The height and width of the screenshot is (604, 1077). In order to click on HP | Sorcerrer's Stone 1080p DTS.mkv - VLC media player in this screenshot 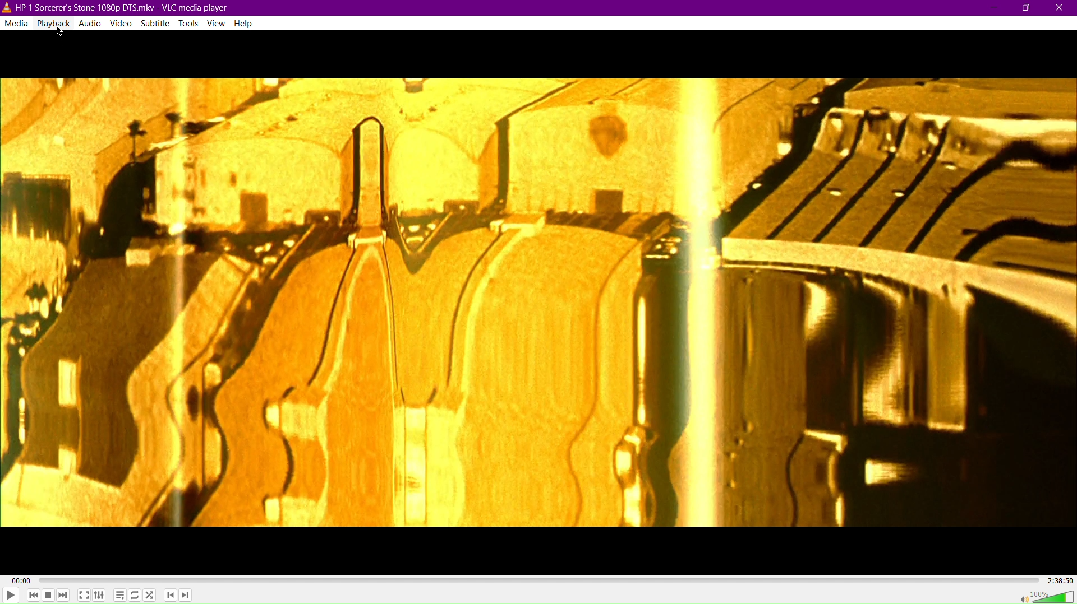, I will do `click(119, 7)`.